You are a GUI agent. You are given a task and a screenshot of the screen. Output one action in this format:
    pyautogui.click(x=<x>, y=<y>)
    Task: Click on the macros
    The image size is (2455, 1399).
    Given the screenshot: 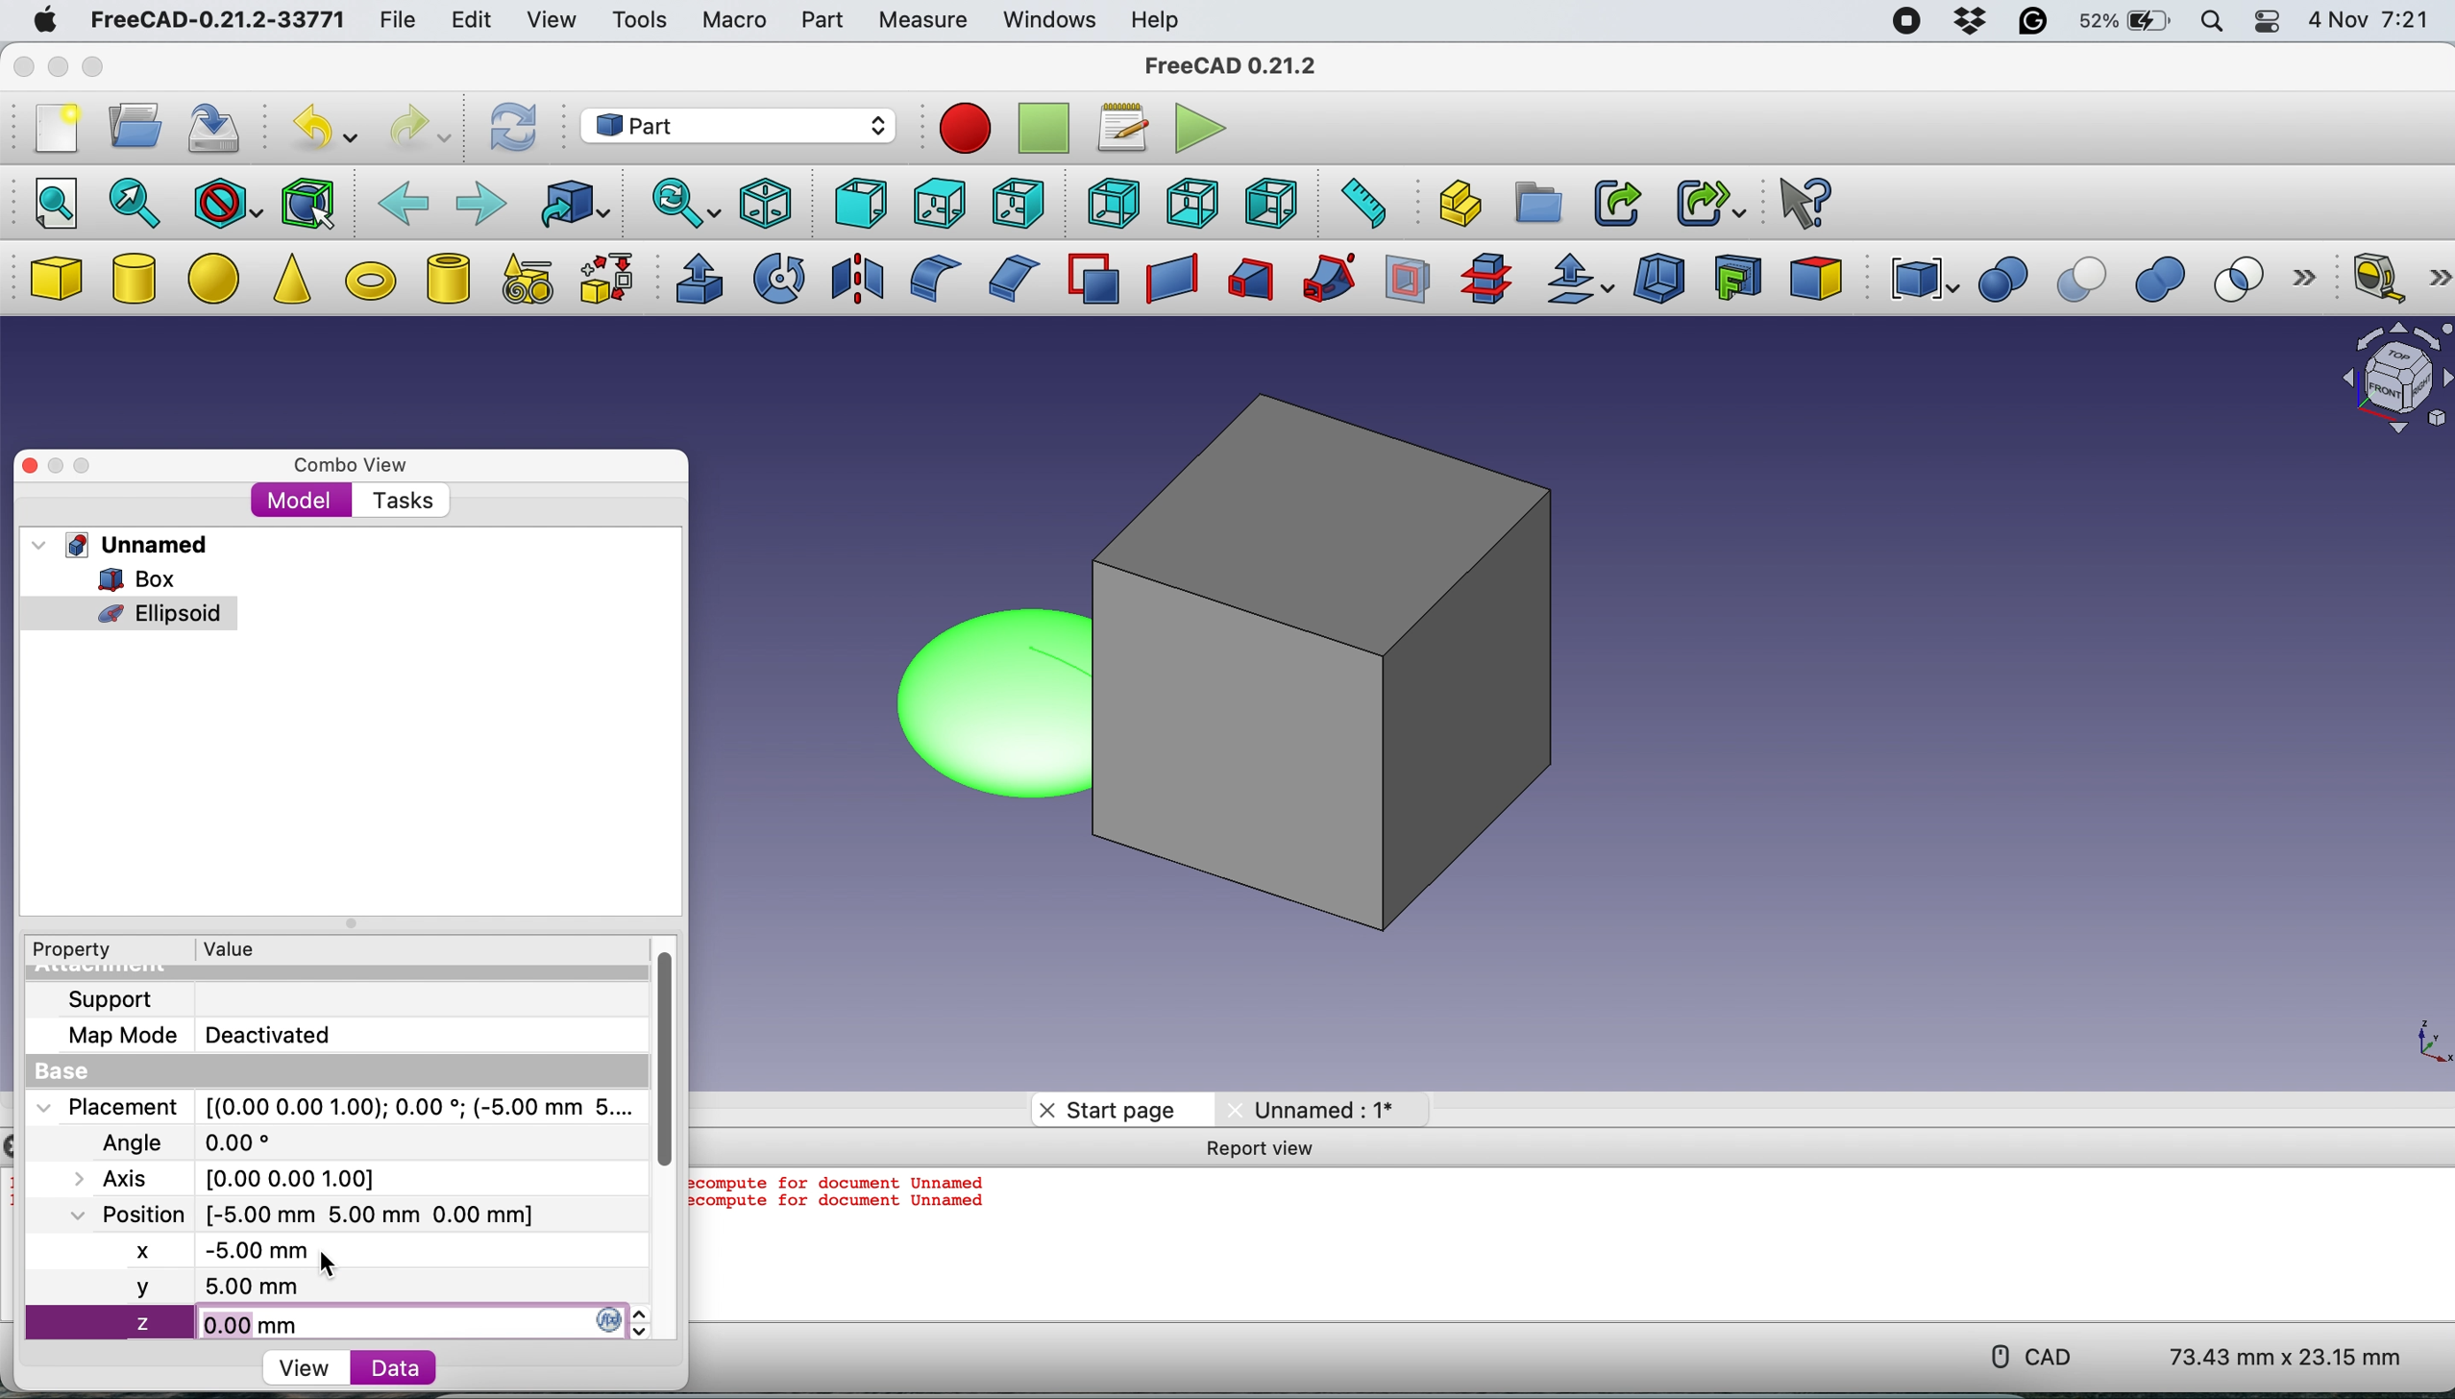 What is the action you would take?
    pyautogui.click(x=1117, y=129)
    